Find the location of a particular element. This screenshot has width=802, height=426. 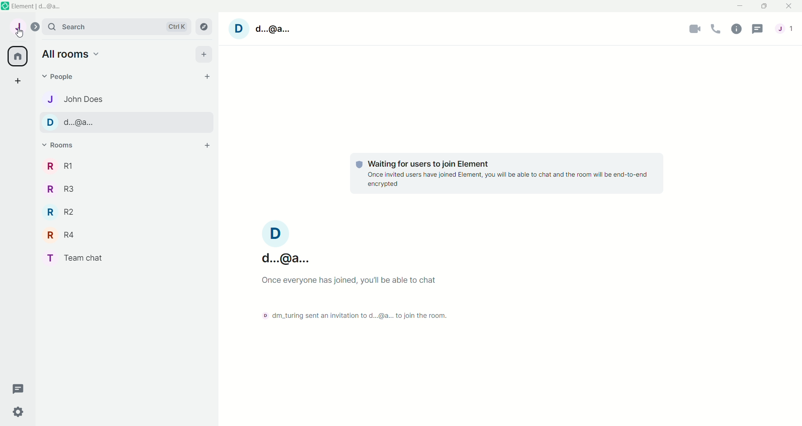

Rooms is located at coordinates (61, 145).